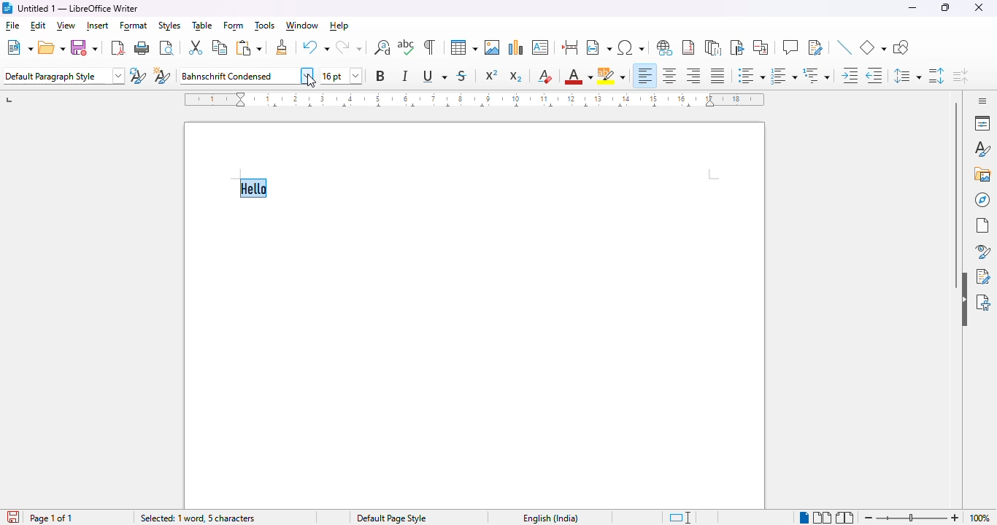  I want to click on insert special characters, so click(633, 47).